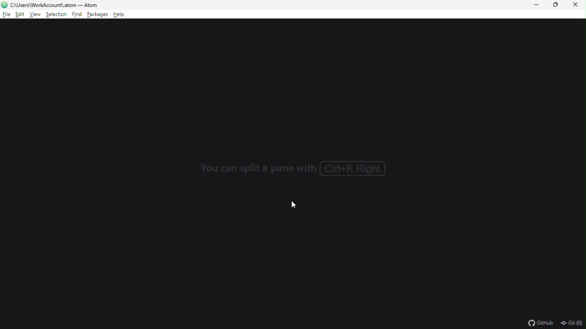  Describe the element at coordinates (53, 5) in the screenshot. I see `file name and file path` at that location.